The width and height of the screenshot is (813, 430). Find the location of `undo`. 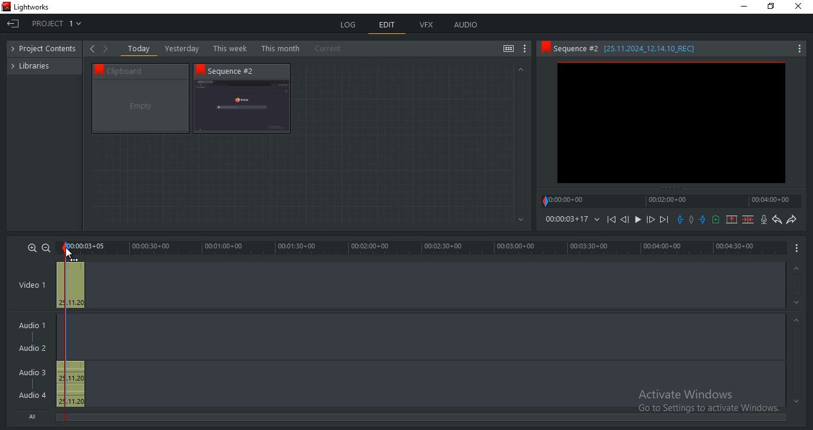

undo is located at coordinates (777, 220).